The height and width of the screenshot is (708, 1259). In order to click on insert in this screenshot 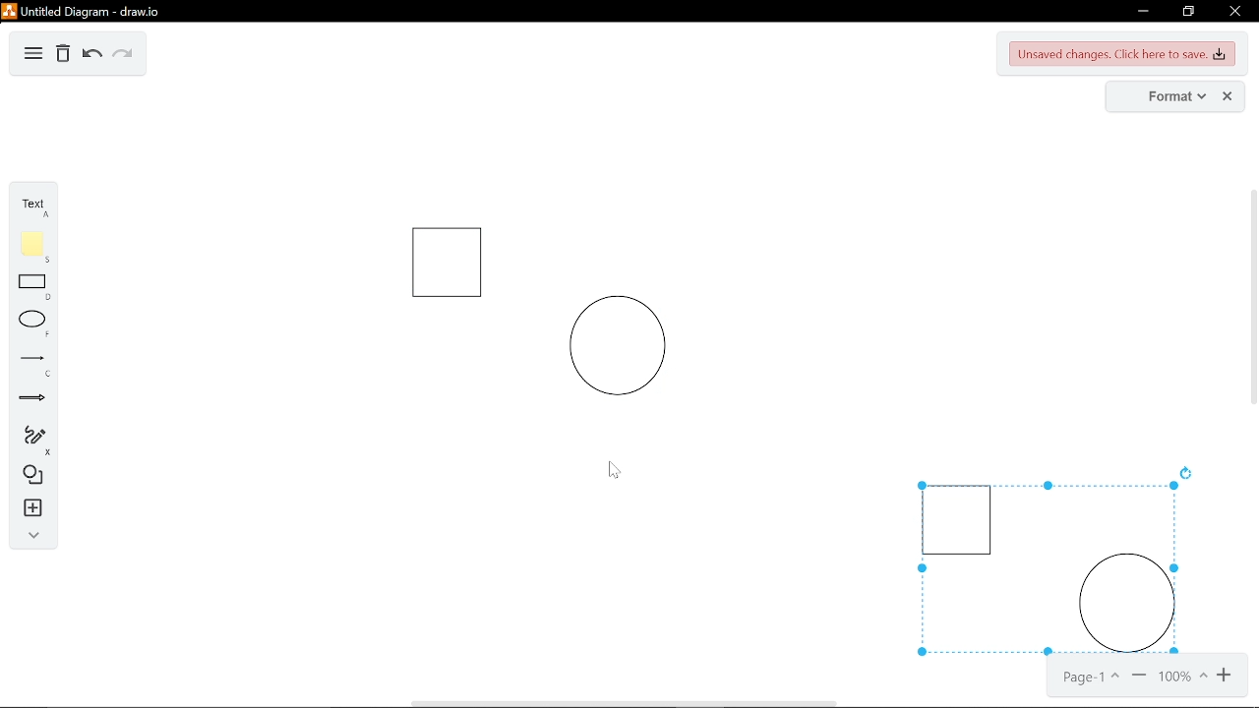, I will do `click(30, 508)`.